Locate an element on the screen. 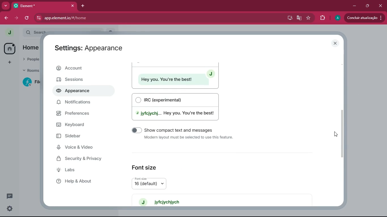  modern is located at coordinates (175, 75).